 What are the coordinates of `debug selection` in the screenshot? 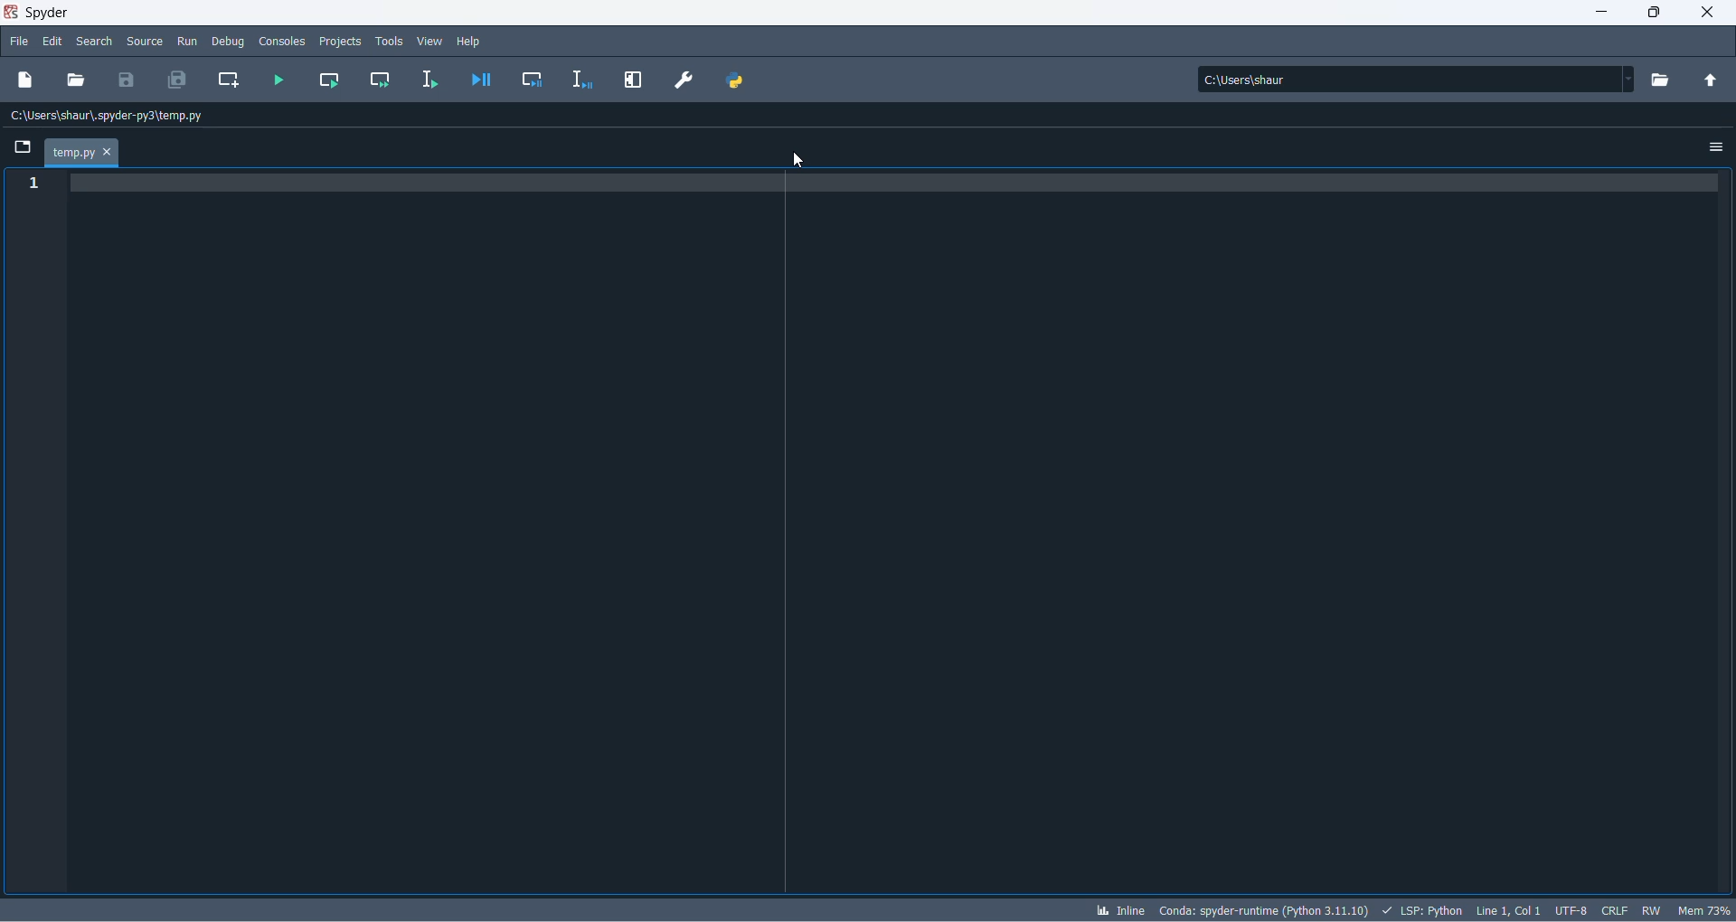 It's located at (584, 81).